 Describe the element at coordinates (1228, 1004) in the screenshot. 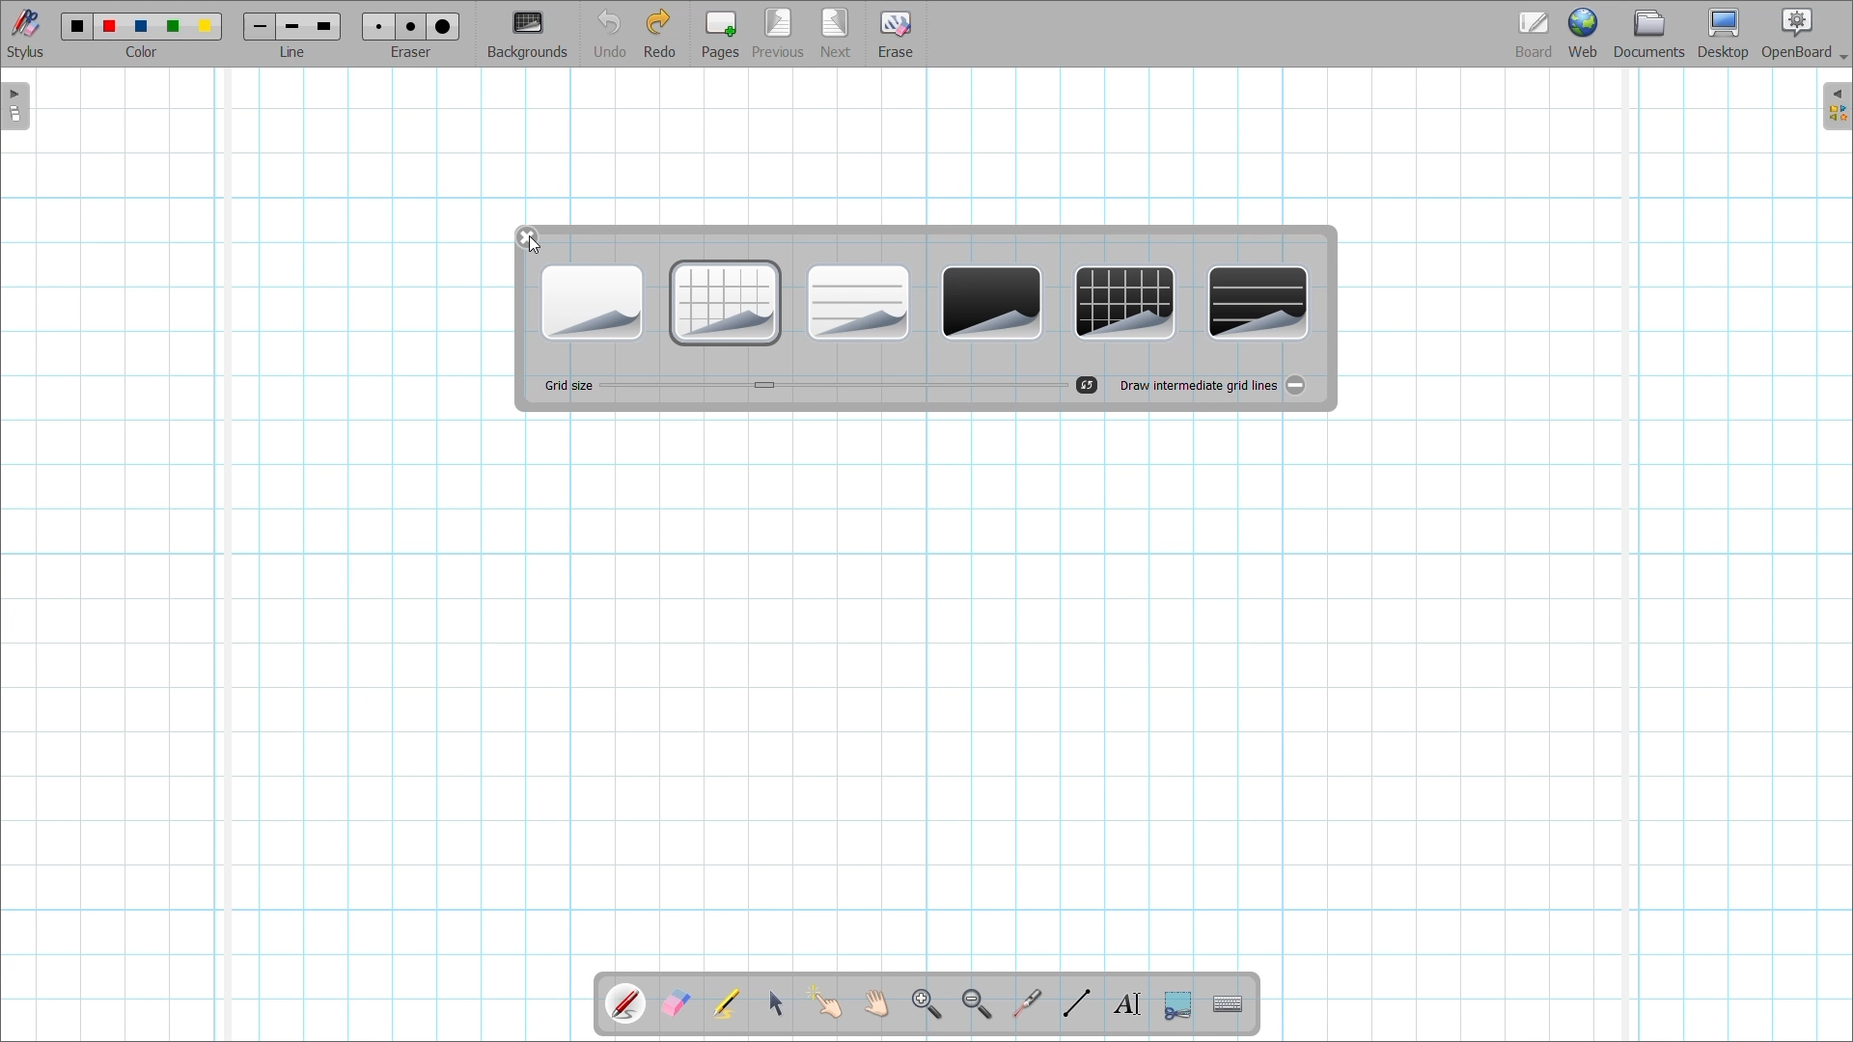

I see `Display virtual keyboard ` at that location.